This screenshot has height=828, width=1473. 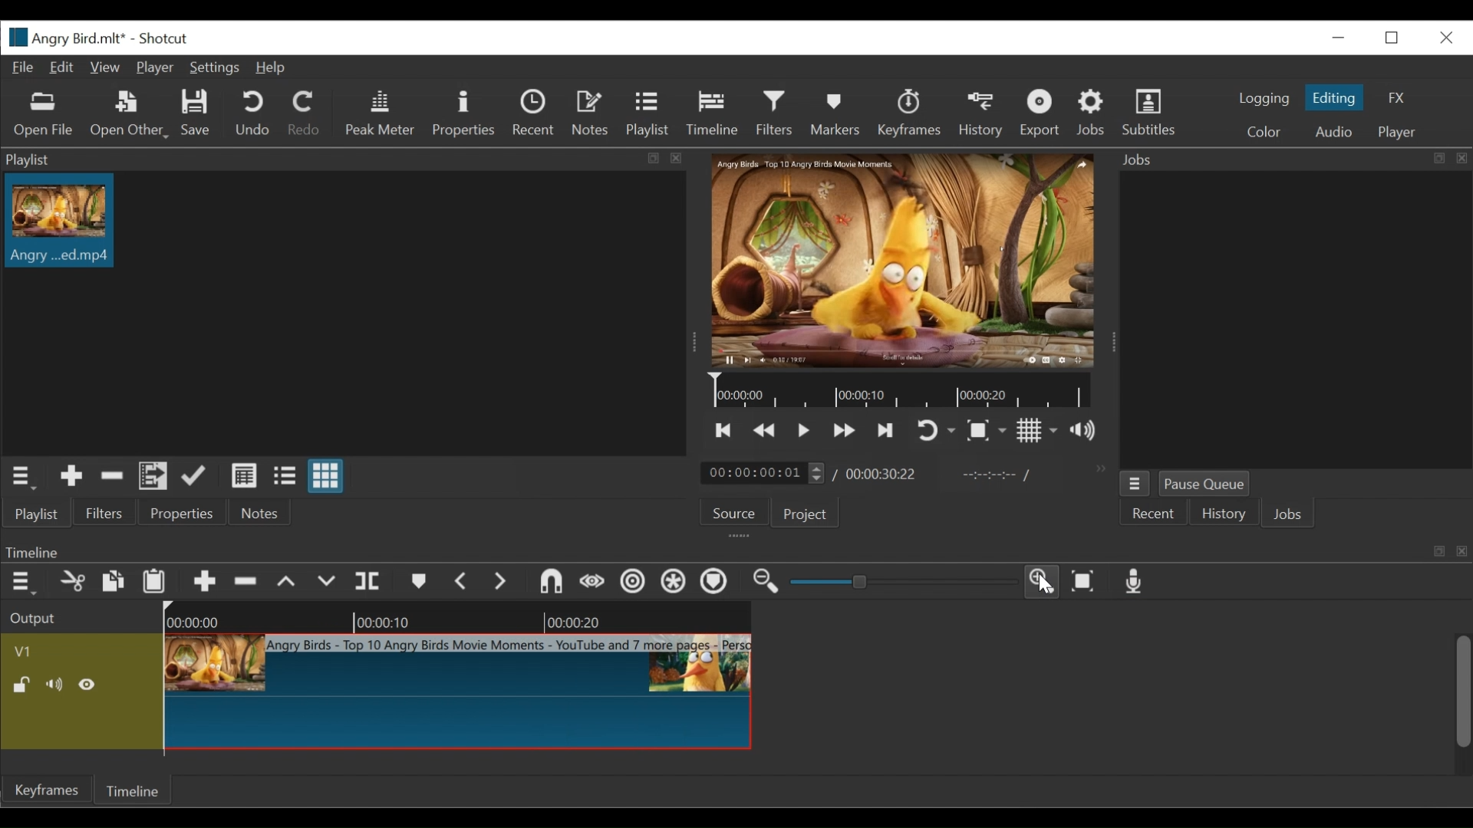 What do you see at coordinates (65, 38) in the screenshot?
I see `File name` at bounding box center [65, 38].